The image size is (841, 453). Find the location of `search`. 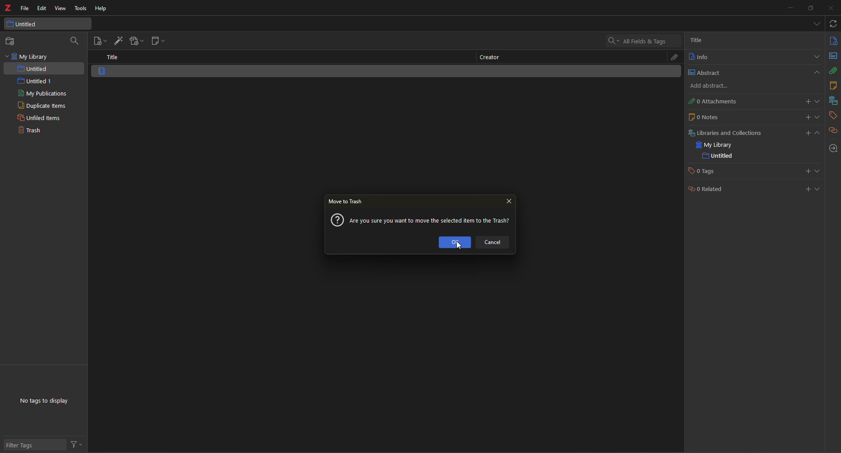

search is located at coordinates (75, 41).